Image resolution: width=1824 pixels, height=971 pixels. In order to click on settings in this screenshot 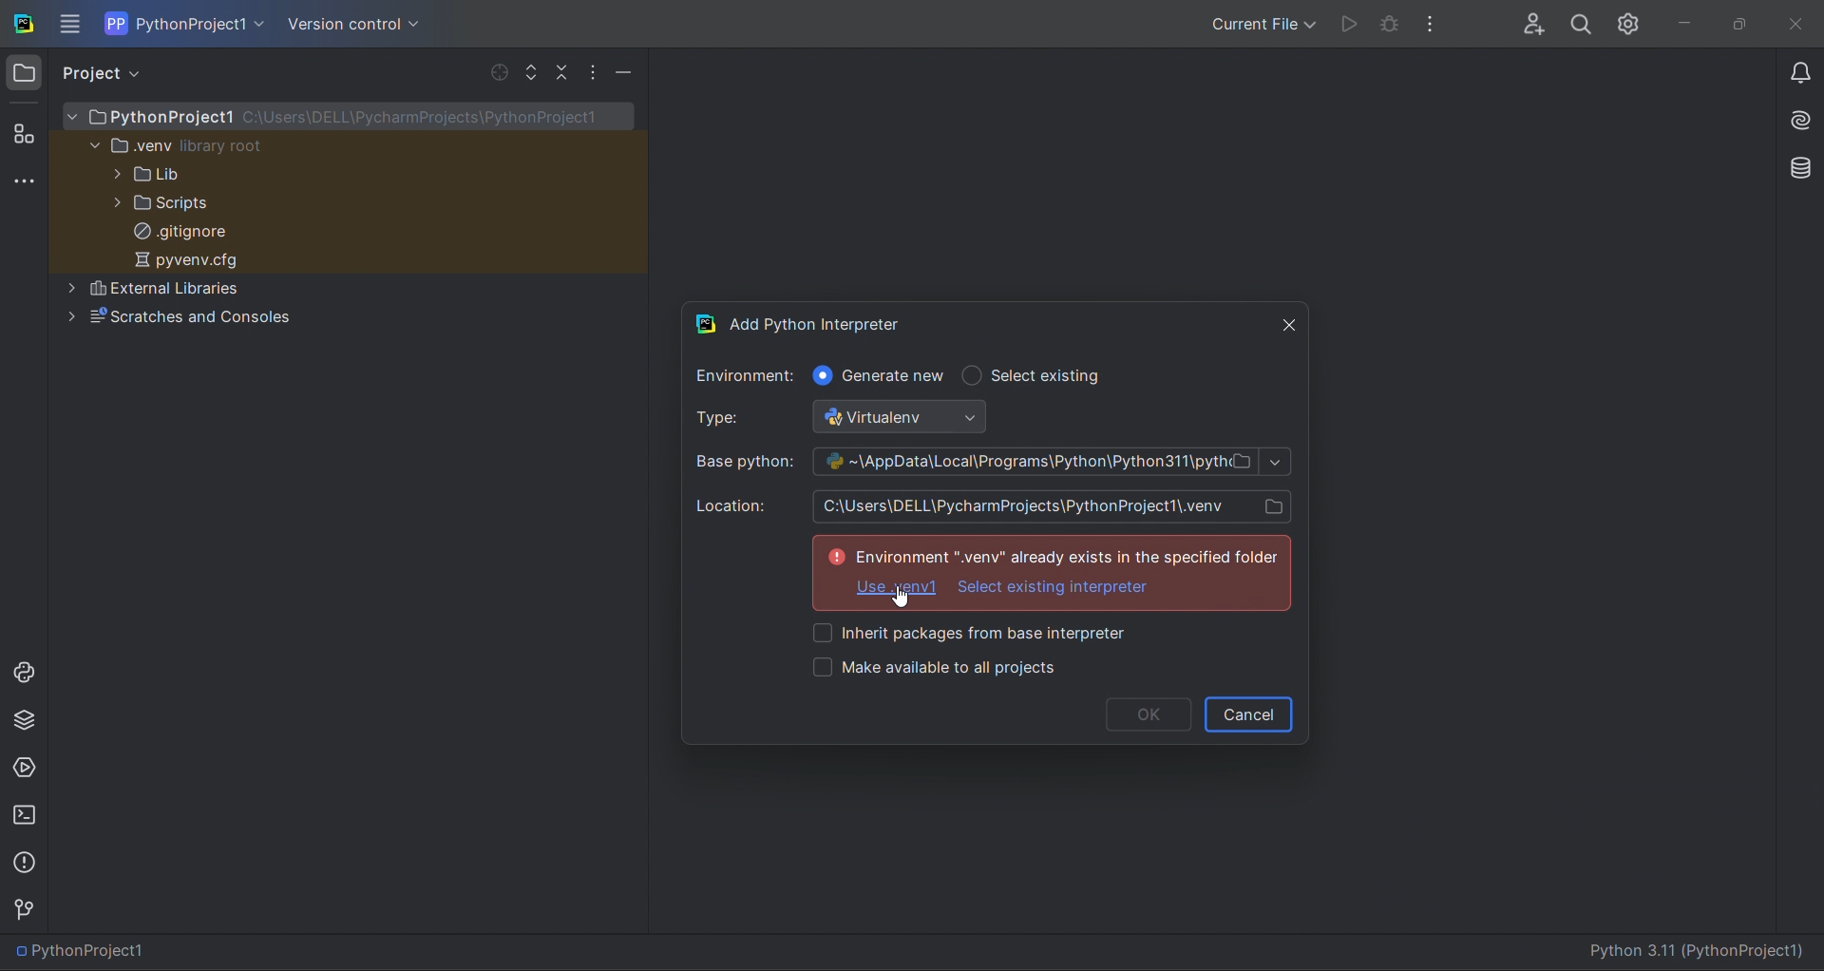, I will do `click(1631, 20)`.